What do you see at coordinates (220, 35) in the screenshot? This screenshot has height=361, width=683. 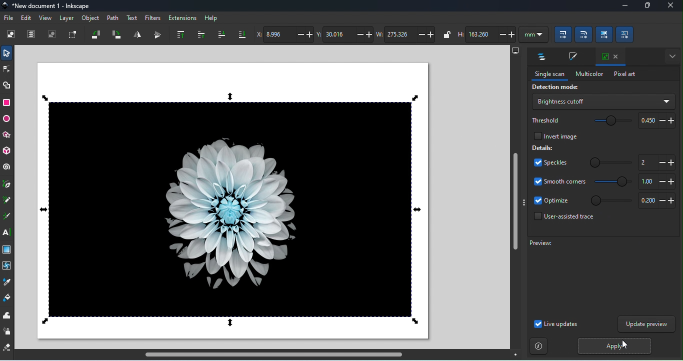 I see `lower selection one step` at bounding box center [220, 35].